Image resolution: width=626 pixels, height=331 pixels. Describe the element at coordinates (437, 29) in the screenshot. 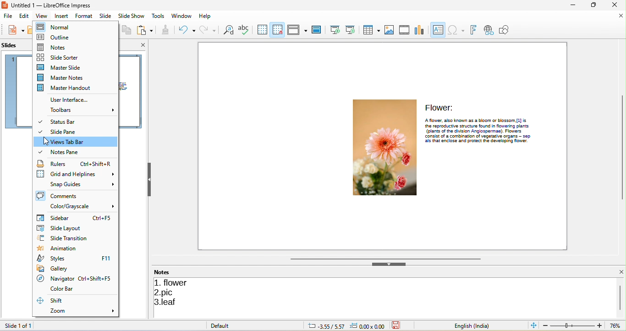

I see `text box` at that location.